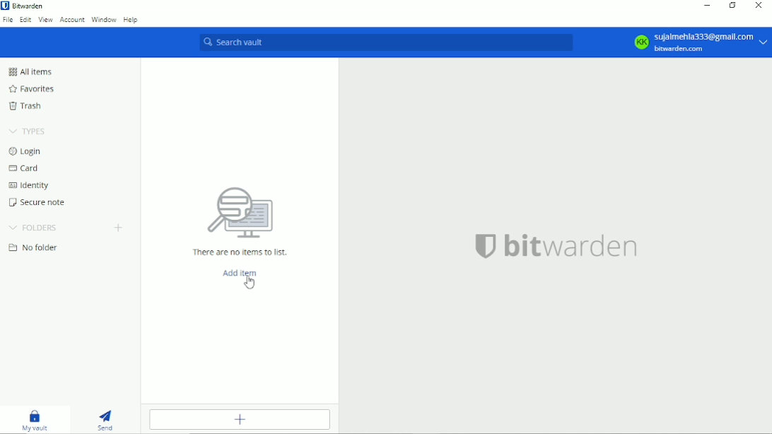  Describe the element at coordinates (385, 43) in the screenshot. I see `Search vault` at that location.